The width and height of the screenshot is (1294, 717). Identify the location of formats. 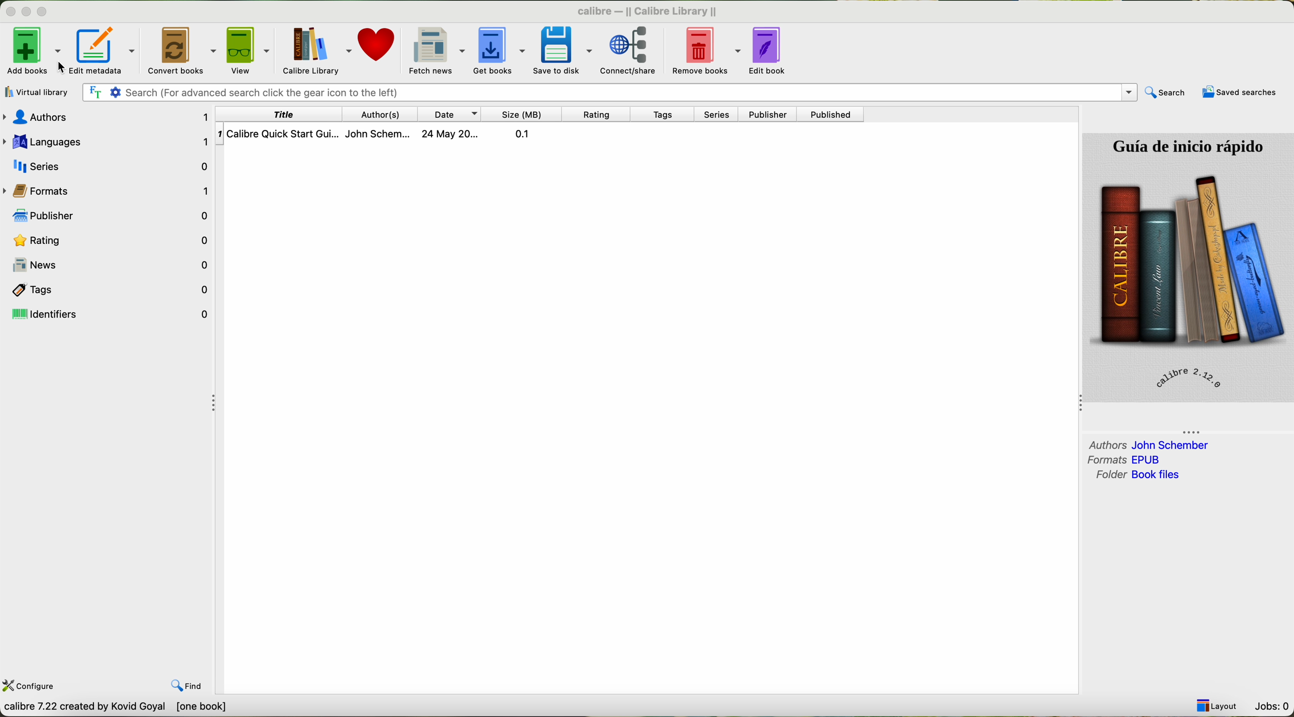
(105, 190).